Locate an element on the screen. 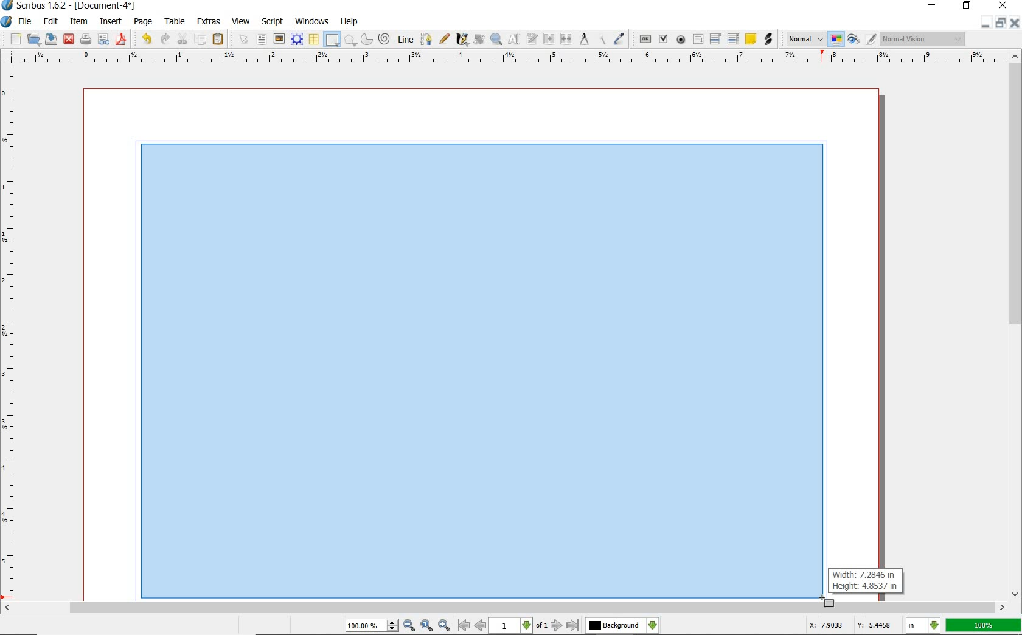  page is located at coordinates (144, 23).